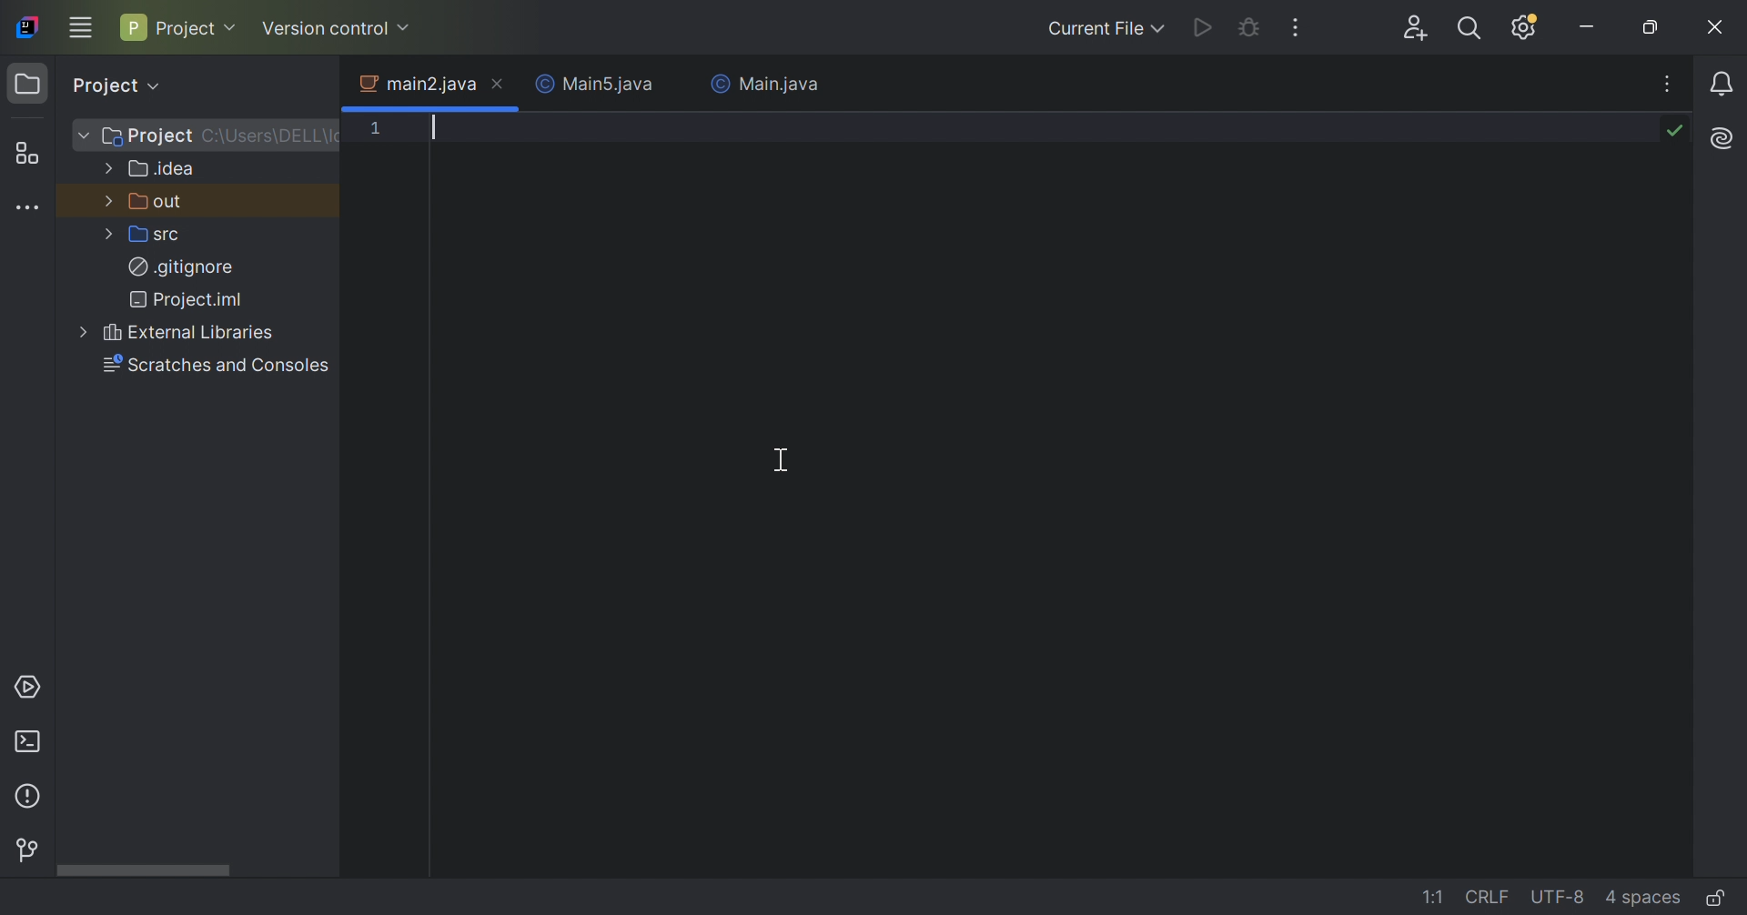  Describe the element at coordinates (590, 83) in the screenshot. I see `Main5.java` at that location.